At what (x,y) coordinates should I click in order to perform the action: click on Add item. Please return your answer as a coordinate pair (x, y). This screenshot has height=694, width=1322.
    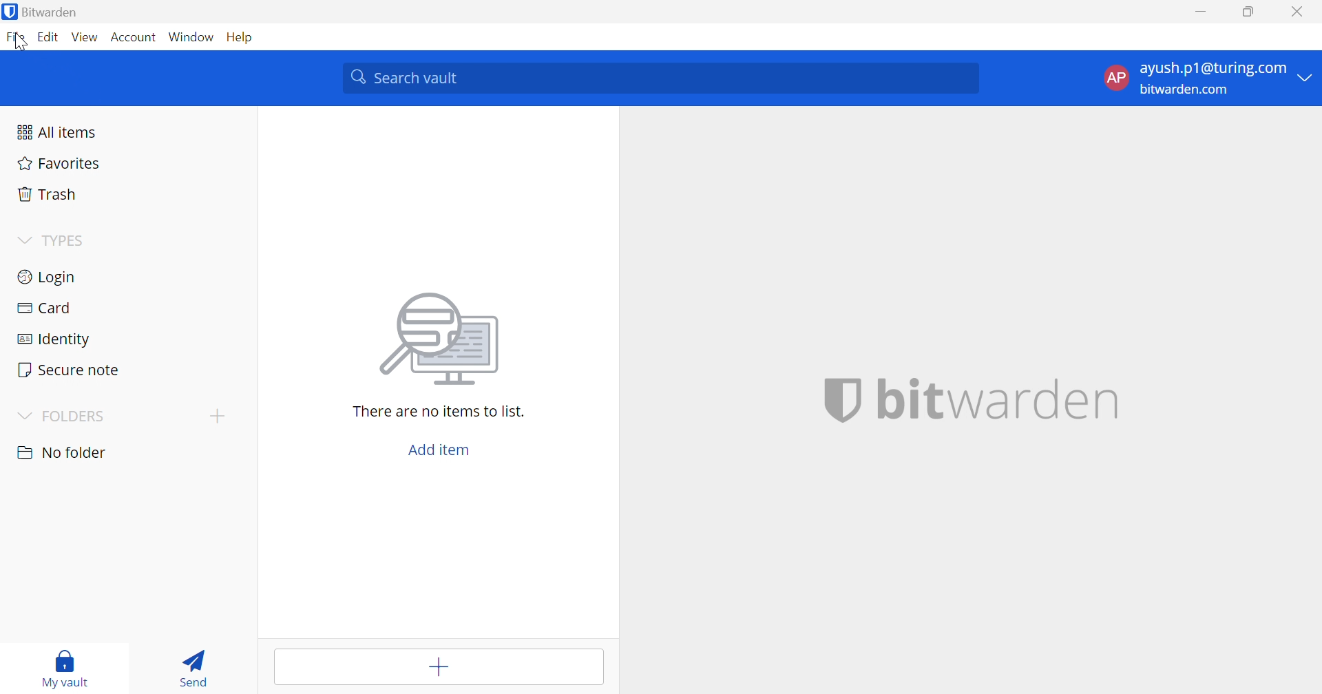
    Looking at the image, I should click on (439, 452).